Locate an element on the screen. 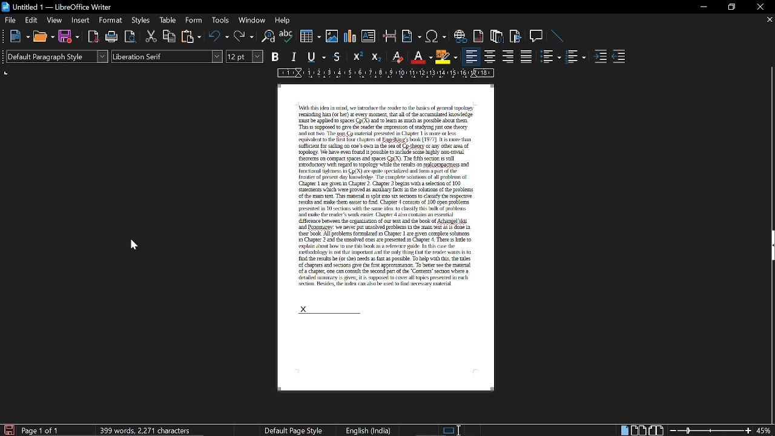  close tab is located at coordinates (769, 21).